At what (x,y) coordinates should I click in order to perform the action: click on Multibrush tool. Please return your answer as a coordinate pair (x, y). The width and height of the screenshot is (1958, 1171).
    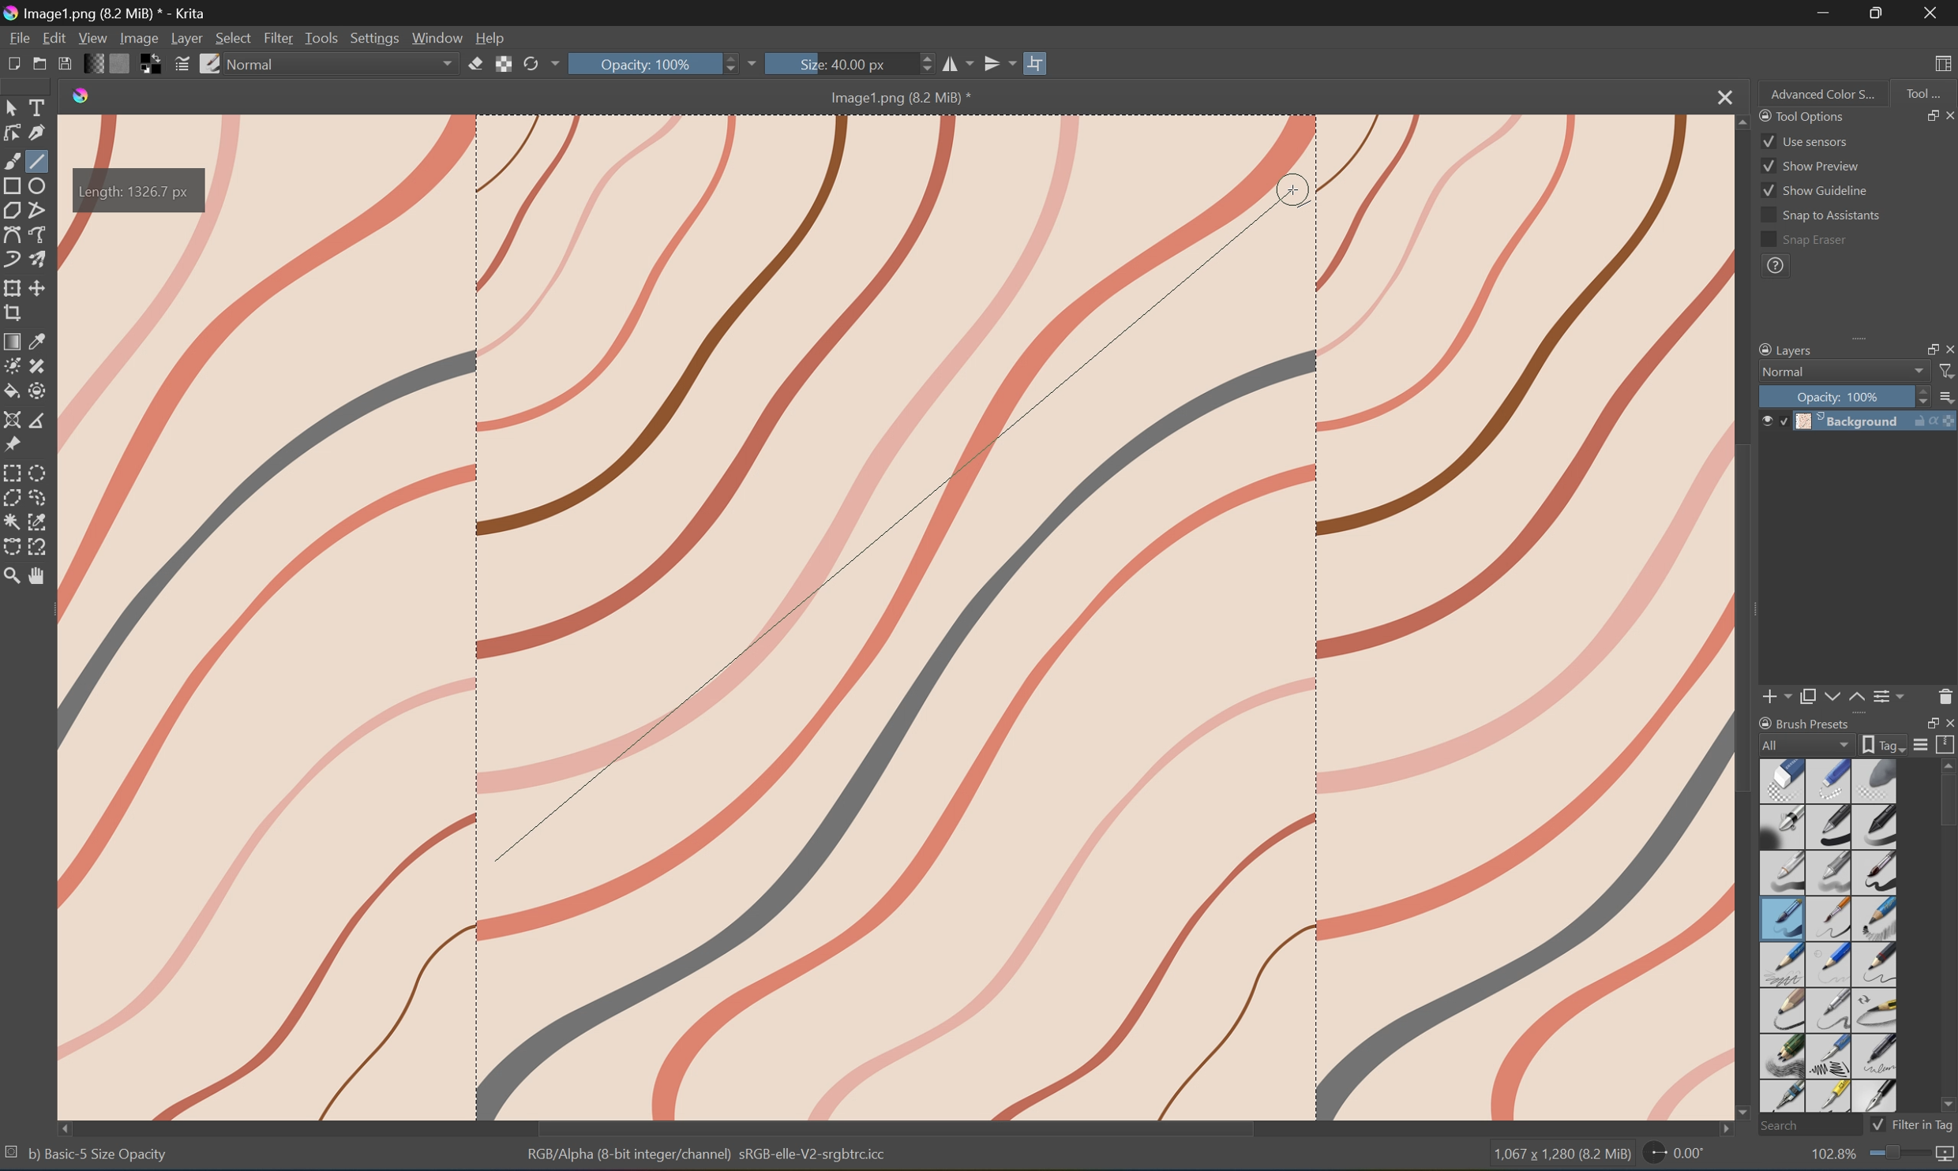
    Looking at the image, I should click on (40, 257).